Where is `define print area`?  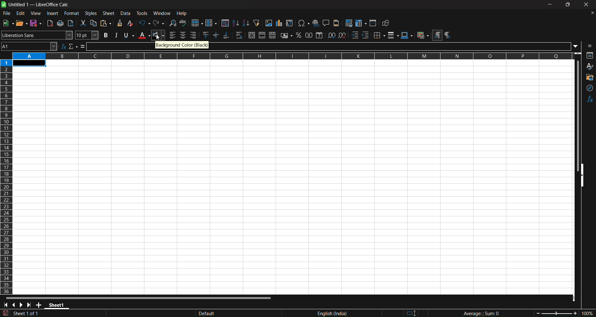
define print area is located at coordinates (349, 23).